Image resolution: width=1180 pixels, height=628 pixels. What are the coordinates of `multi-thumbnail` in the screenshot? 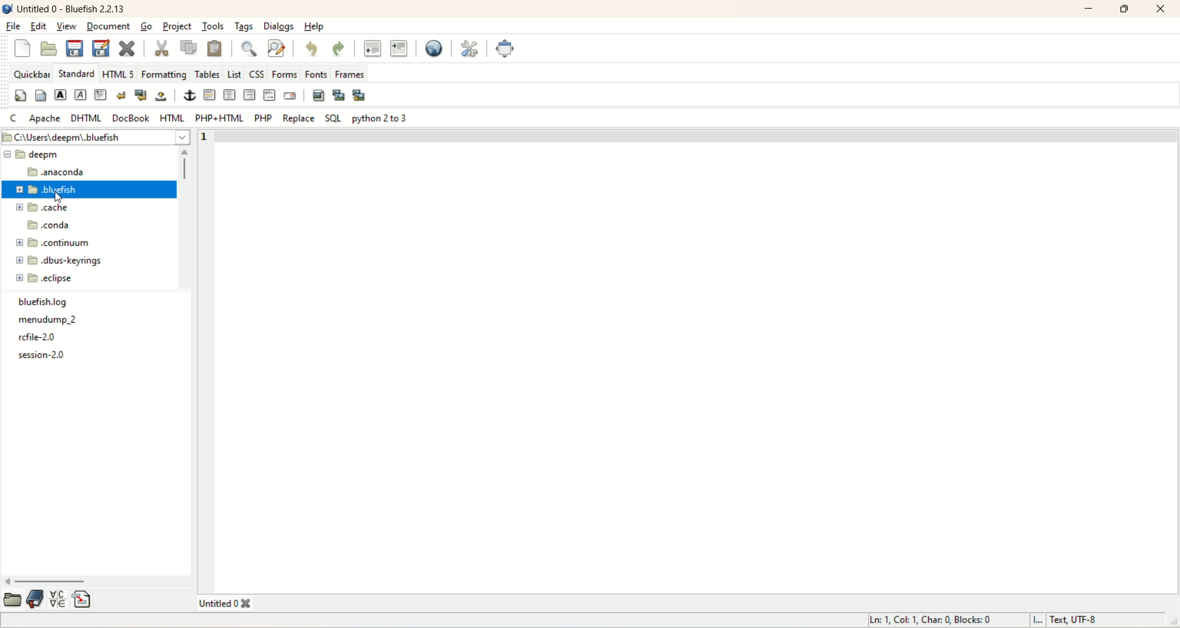 It's located at (362, 95).